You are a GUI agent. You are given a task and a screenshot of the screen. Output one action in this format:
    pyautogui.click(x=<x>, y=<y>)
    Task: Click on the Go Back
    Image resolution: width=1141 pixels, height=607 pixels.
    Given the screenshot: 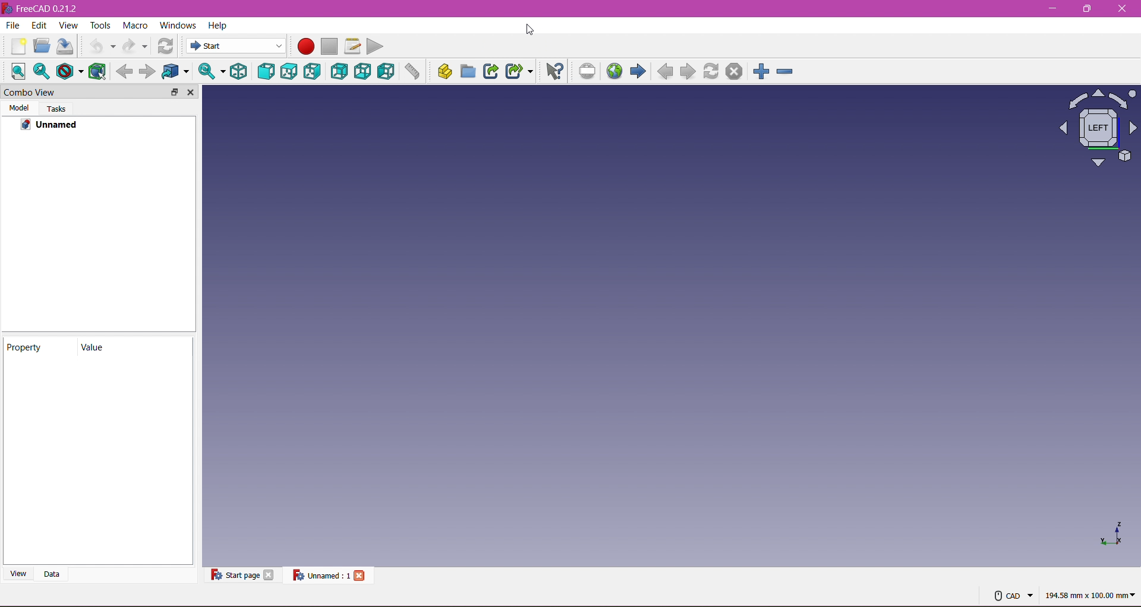 What is the action you would take?
    pyautogui.click(x=124, y=72)
    